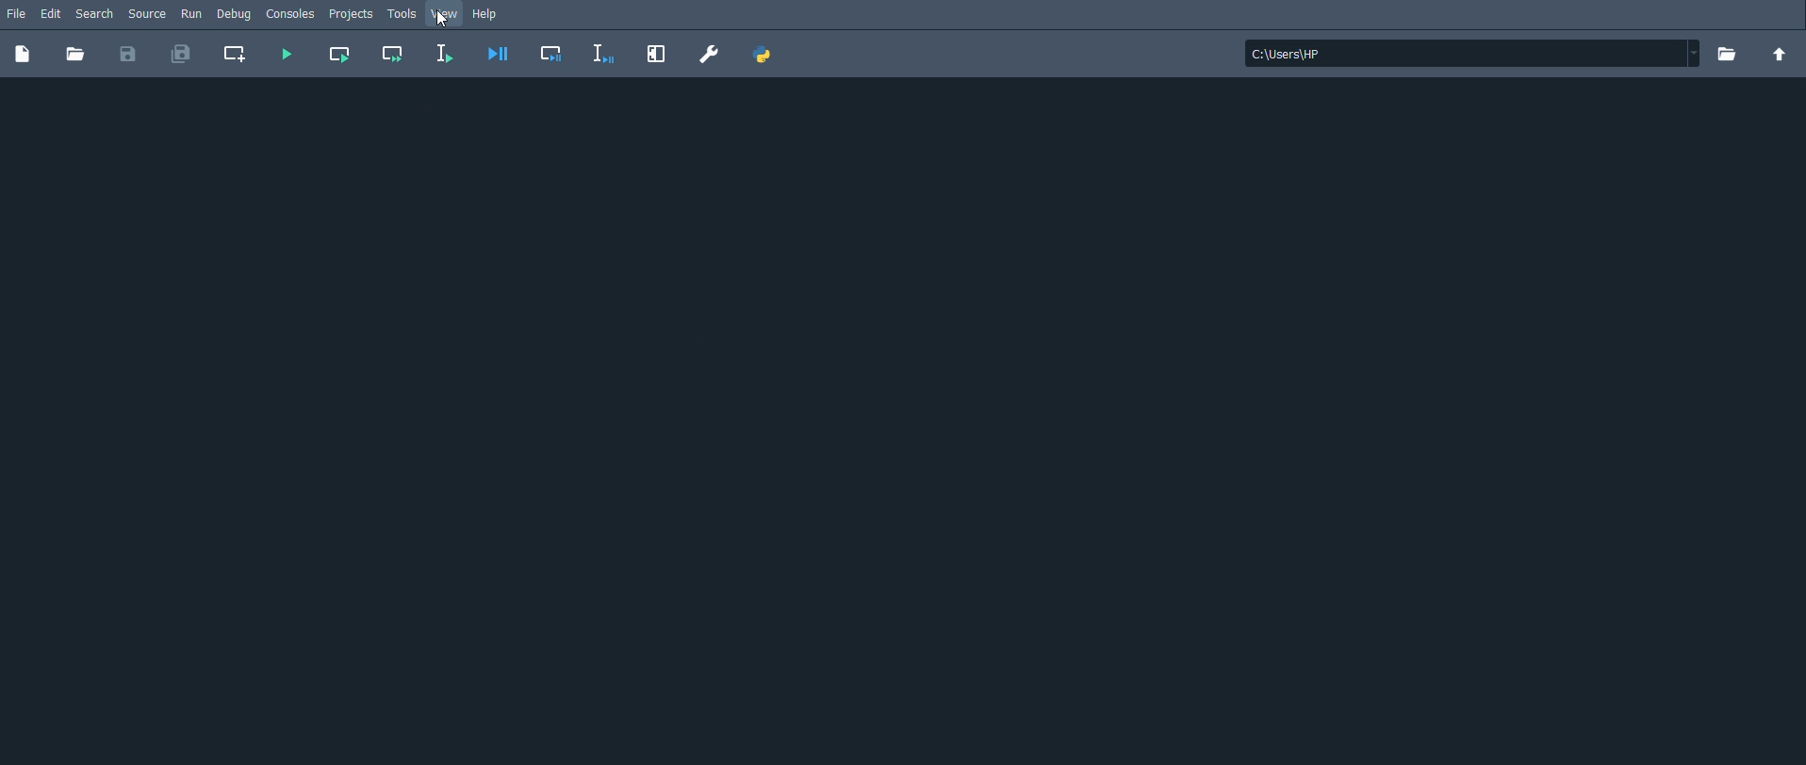 The image size is (1806, 765). What do you see at coordinates (499, 55) in the screenshot?
I see `Debug file` at bounding box center [499, 55].